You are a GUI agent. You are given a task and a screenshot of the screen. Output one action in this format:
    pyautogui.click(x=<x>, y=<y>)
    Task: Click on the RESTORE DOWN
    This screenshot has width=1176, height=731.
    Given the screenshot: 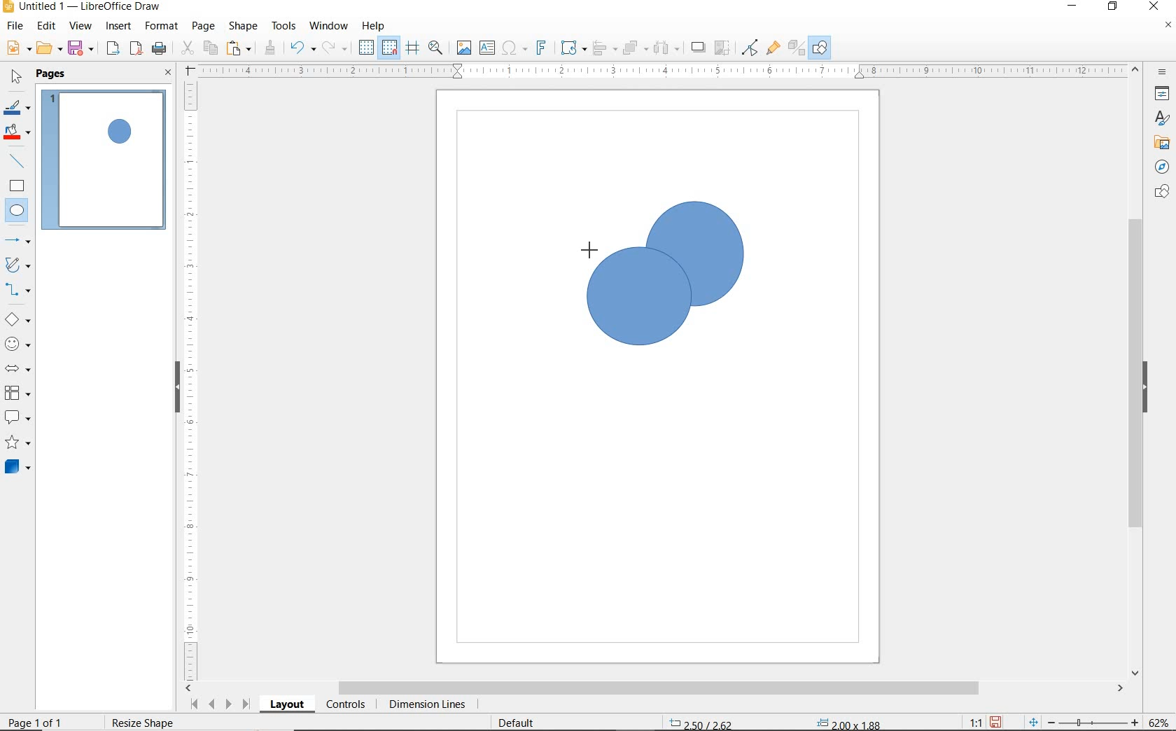 What is the action you would take?
    pyautogui.click(x=1113, y=7)
    